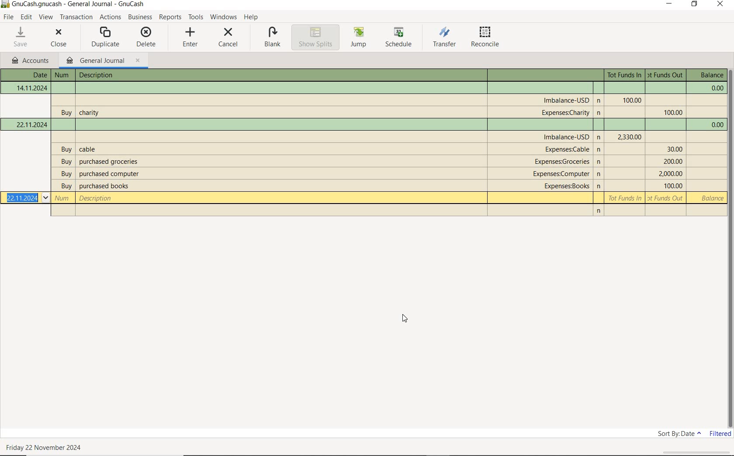 The width and height of the screenshot is (734, 456). I want to click on Date, so click(32, 88).